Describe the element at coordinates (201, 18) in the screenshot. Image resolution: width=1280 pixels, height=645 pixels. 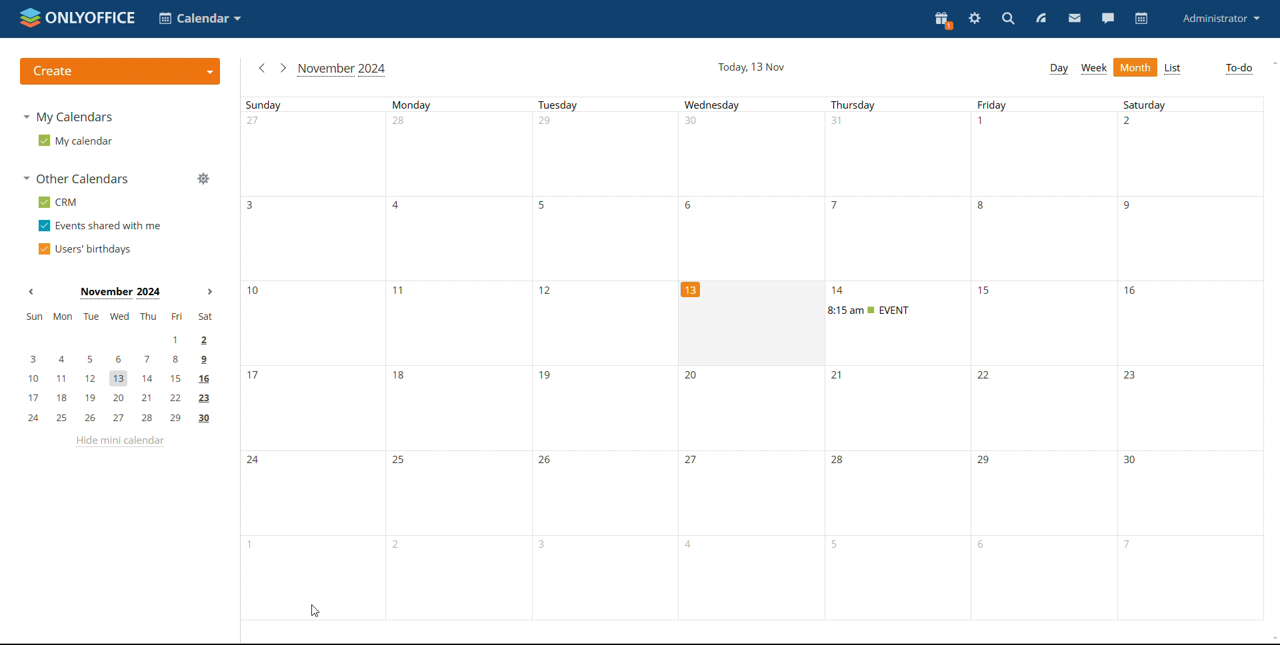
I see `select application` at that location.